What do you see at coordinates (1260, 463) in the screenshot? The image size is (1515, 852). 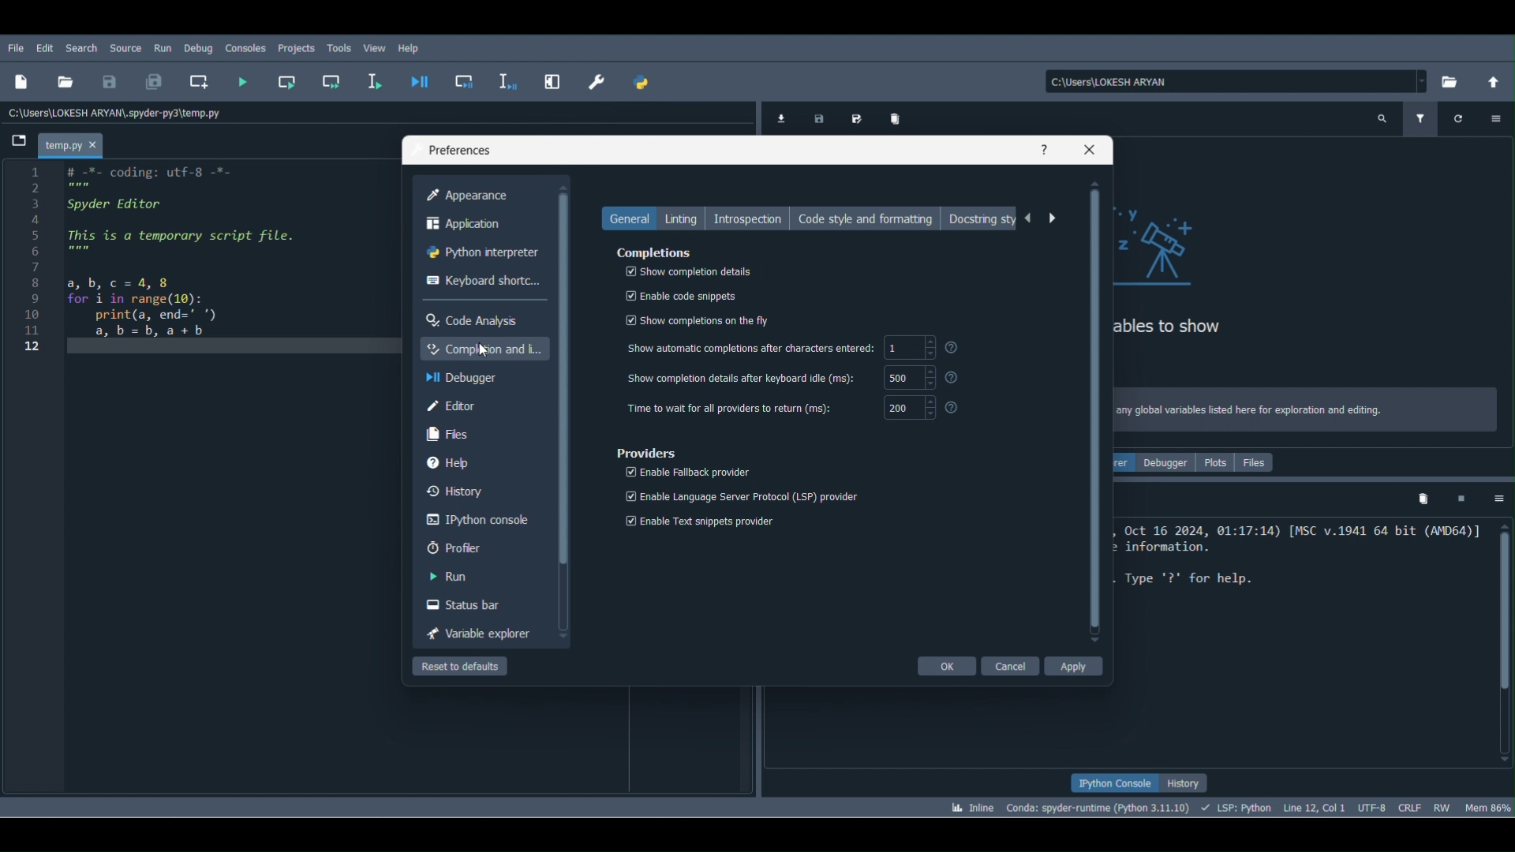 I see `Files` at bounding box center [1260, 463].